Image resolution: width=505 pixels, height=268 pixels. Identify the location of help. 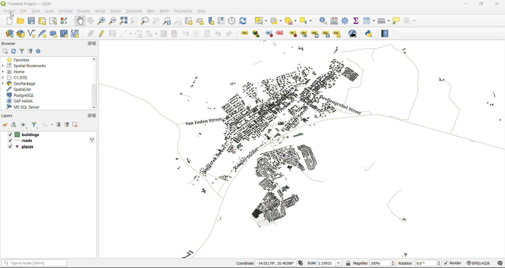
(202, 11).